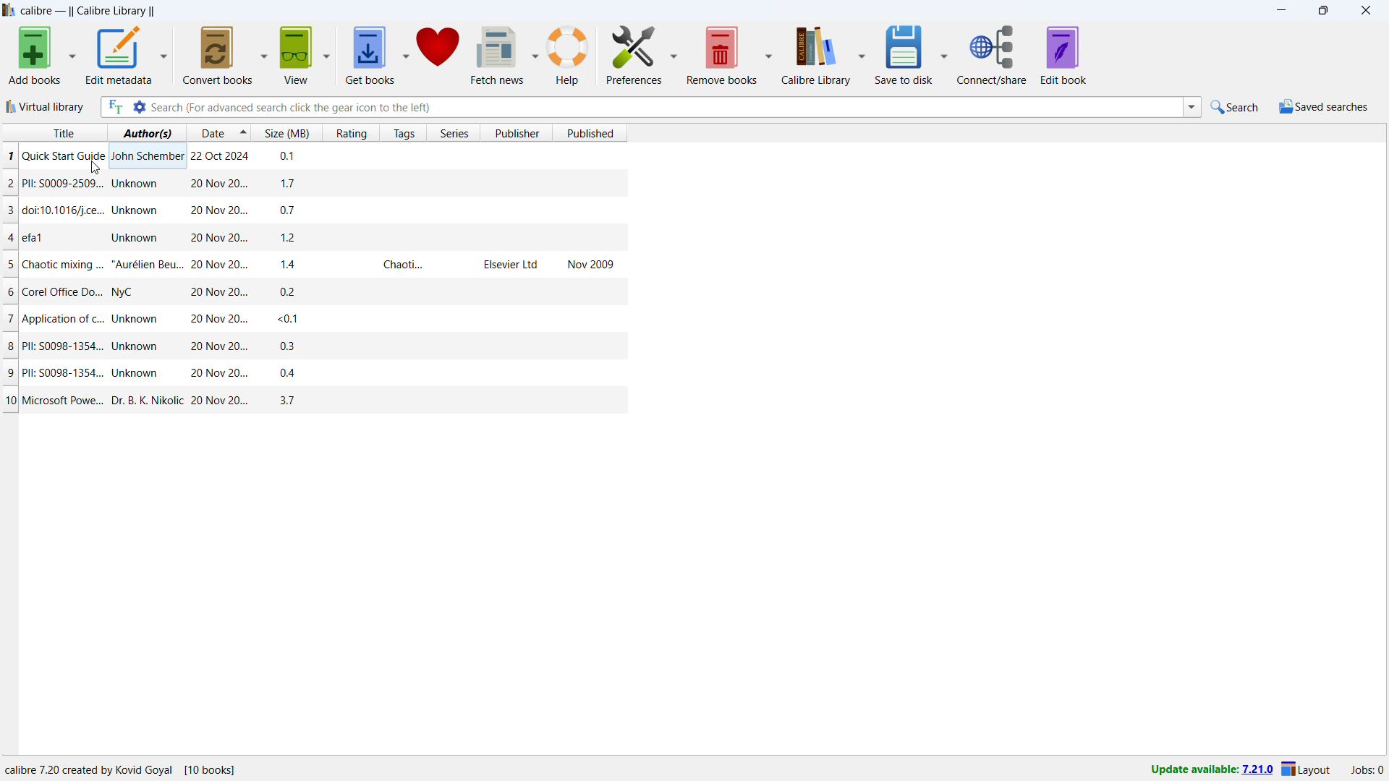 Image resolution: width=1389 pixels, height=781 pixels. I want to click on enter search string, so click(666, 108).